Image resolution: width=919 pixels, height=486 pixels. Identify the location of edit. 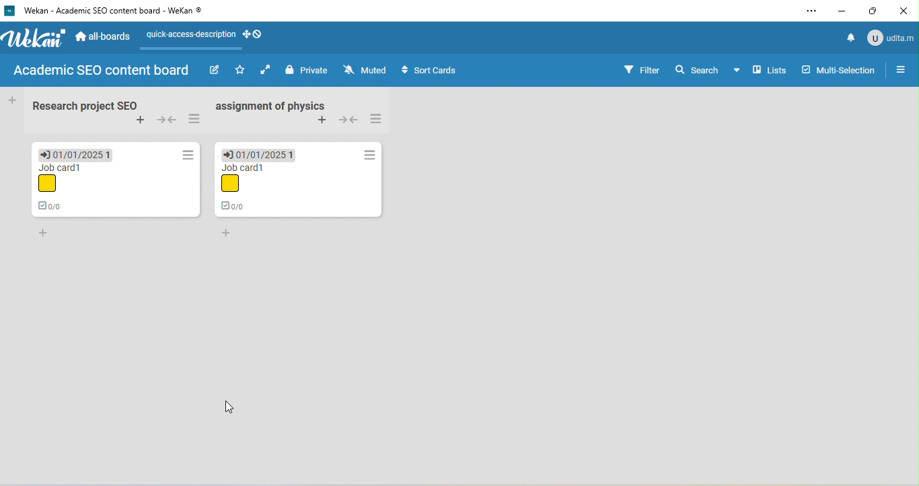
(213, 70).